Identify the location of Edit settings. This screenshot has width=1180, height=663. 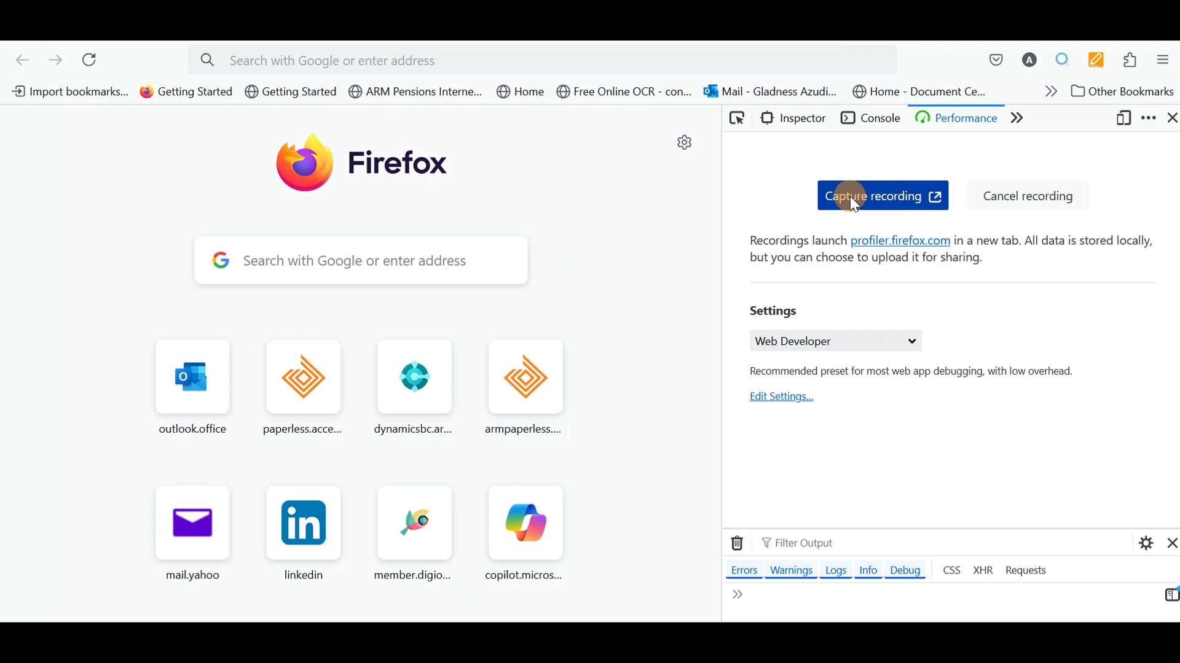
(784, 403).